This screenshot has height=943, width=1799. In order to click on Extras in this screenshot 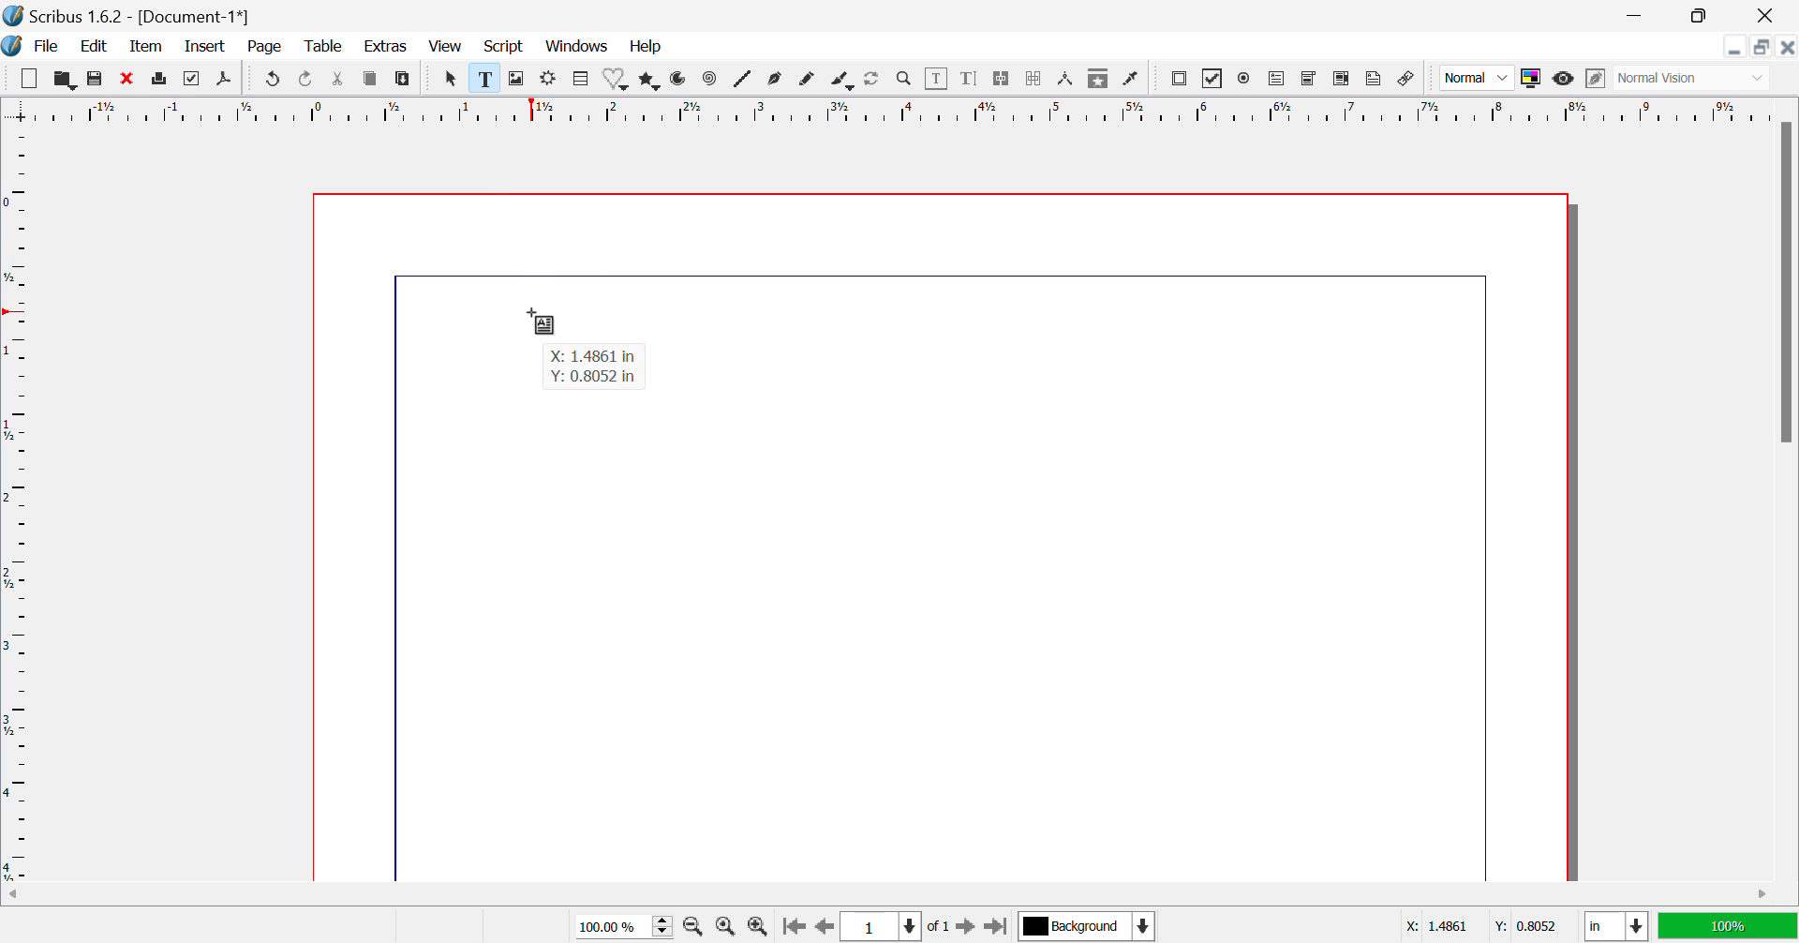, I will do `click(384, 47)`.